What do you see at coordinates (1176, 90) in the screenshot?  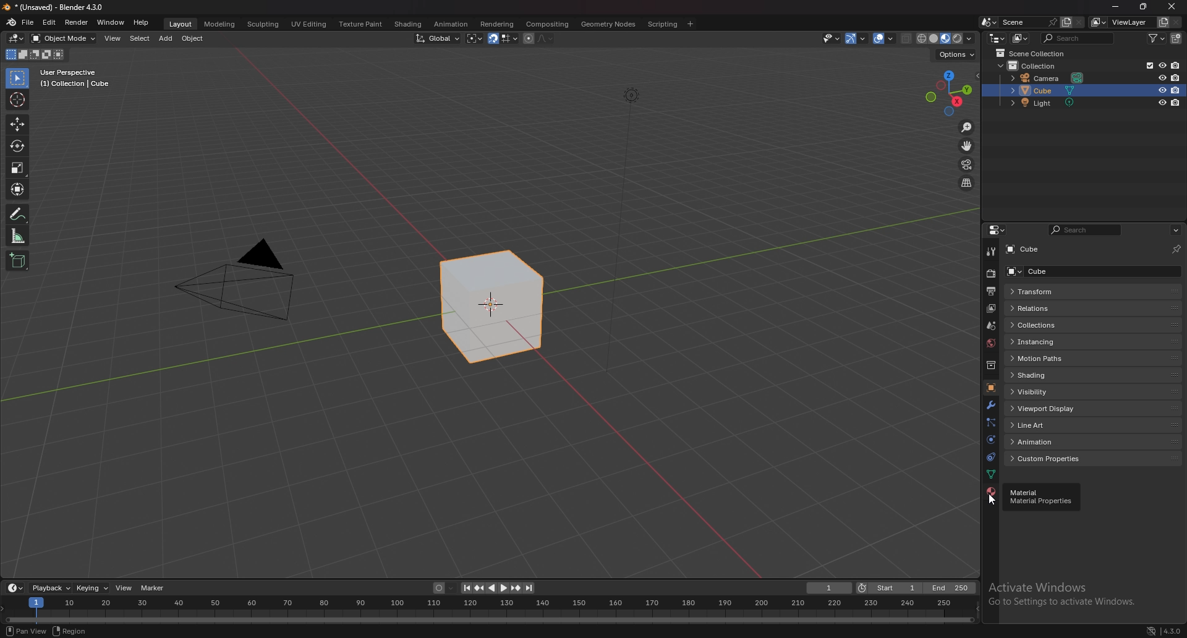 I see `disable in renders` at bounding box center [1176, 90].